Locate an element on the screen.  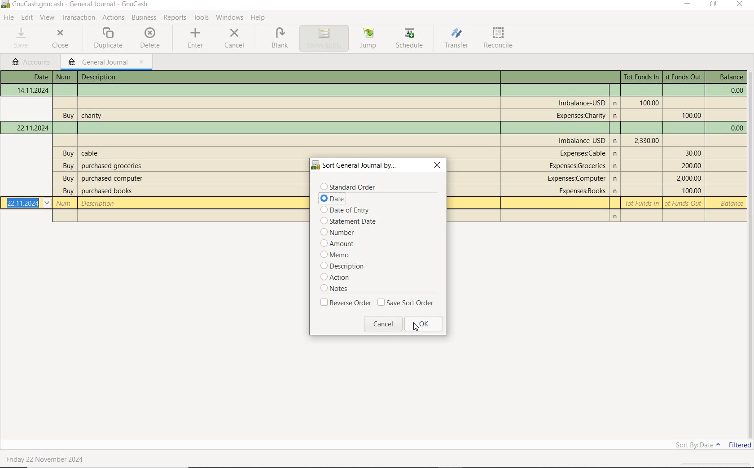
Number is located at coordinates (63, 77).